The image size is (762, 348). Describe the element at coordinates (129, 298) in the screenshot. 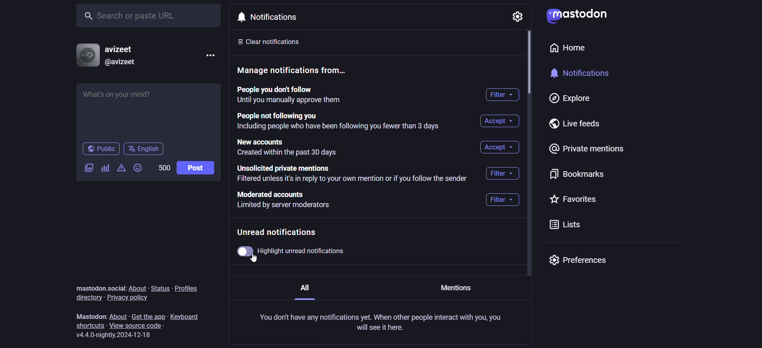

I see `privacy policy` at that location.